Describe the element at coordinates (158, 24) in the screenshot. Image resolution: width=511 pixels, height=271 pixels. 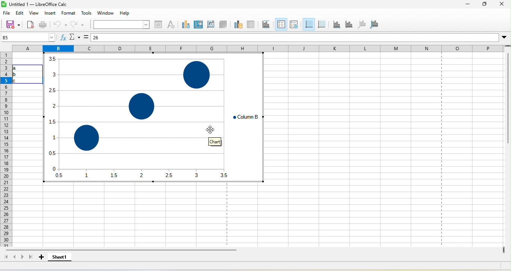
I see `format selection` at that location.